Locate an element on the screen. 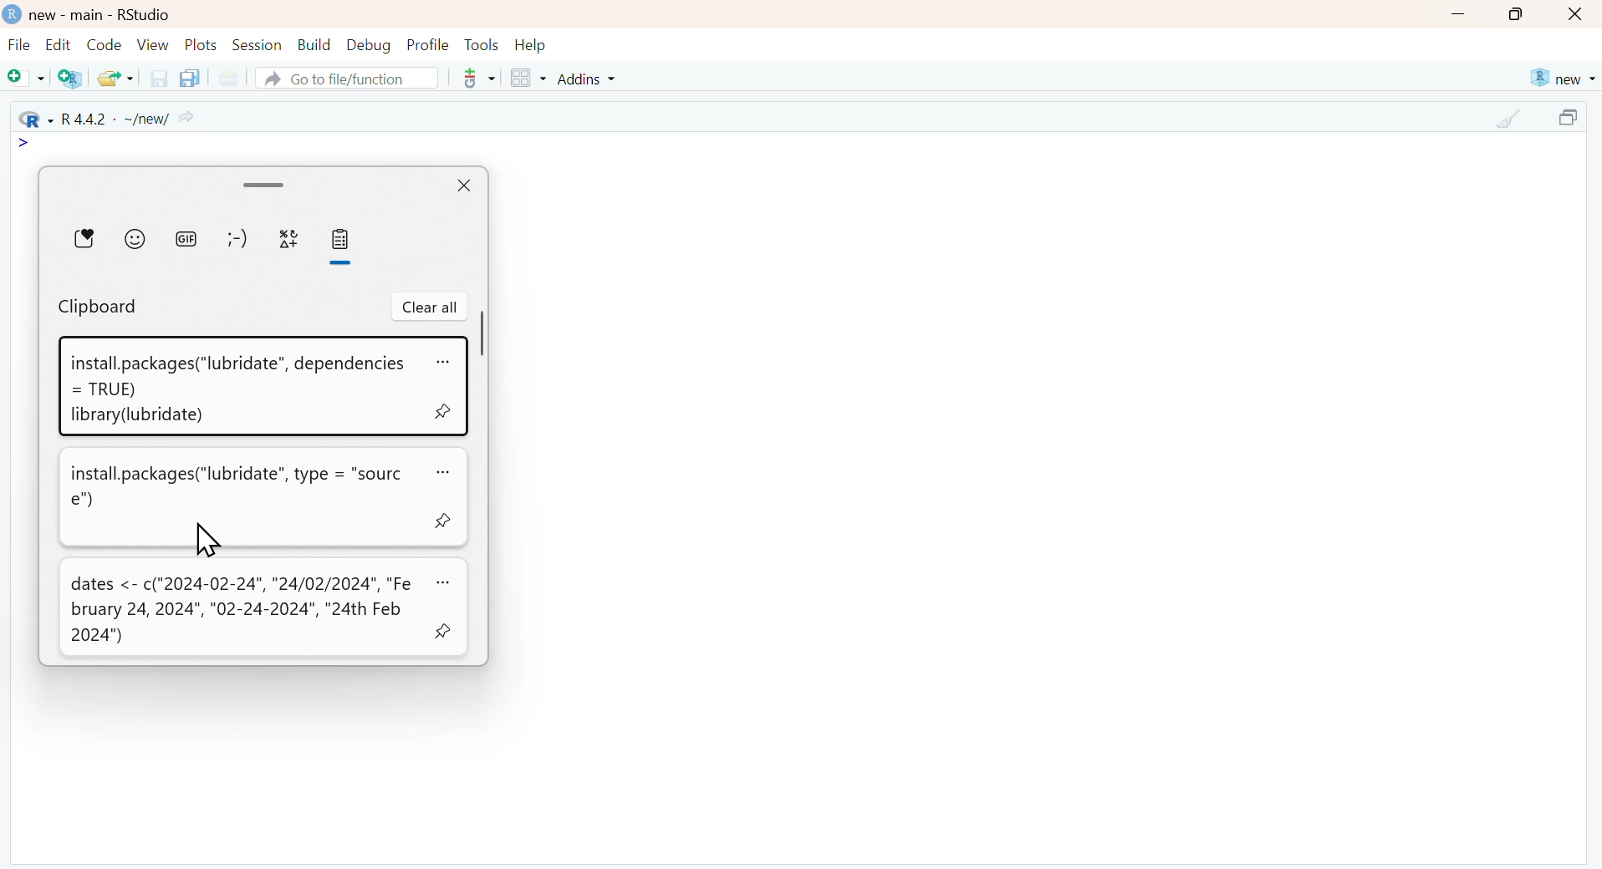 This screenshot has height=869, width=1602. scroll bar is located at coordinates (484, 333).